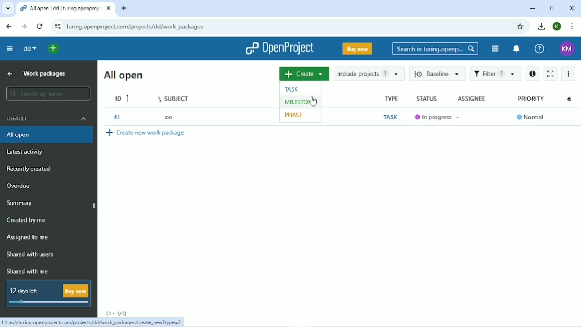  What do you see at coordinates (117, 313) in the screenshot?
I see `(1-1/1)` at bounding box center [117, 313].